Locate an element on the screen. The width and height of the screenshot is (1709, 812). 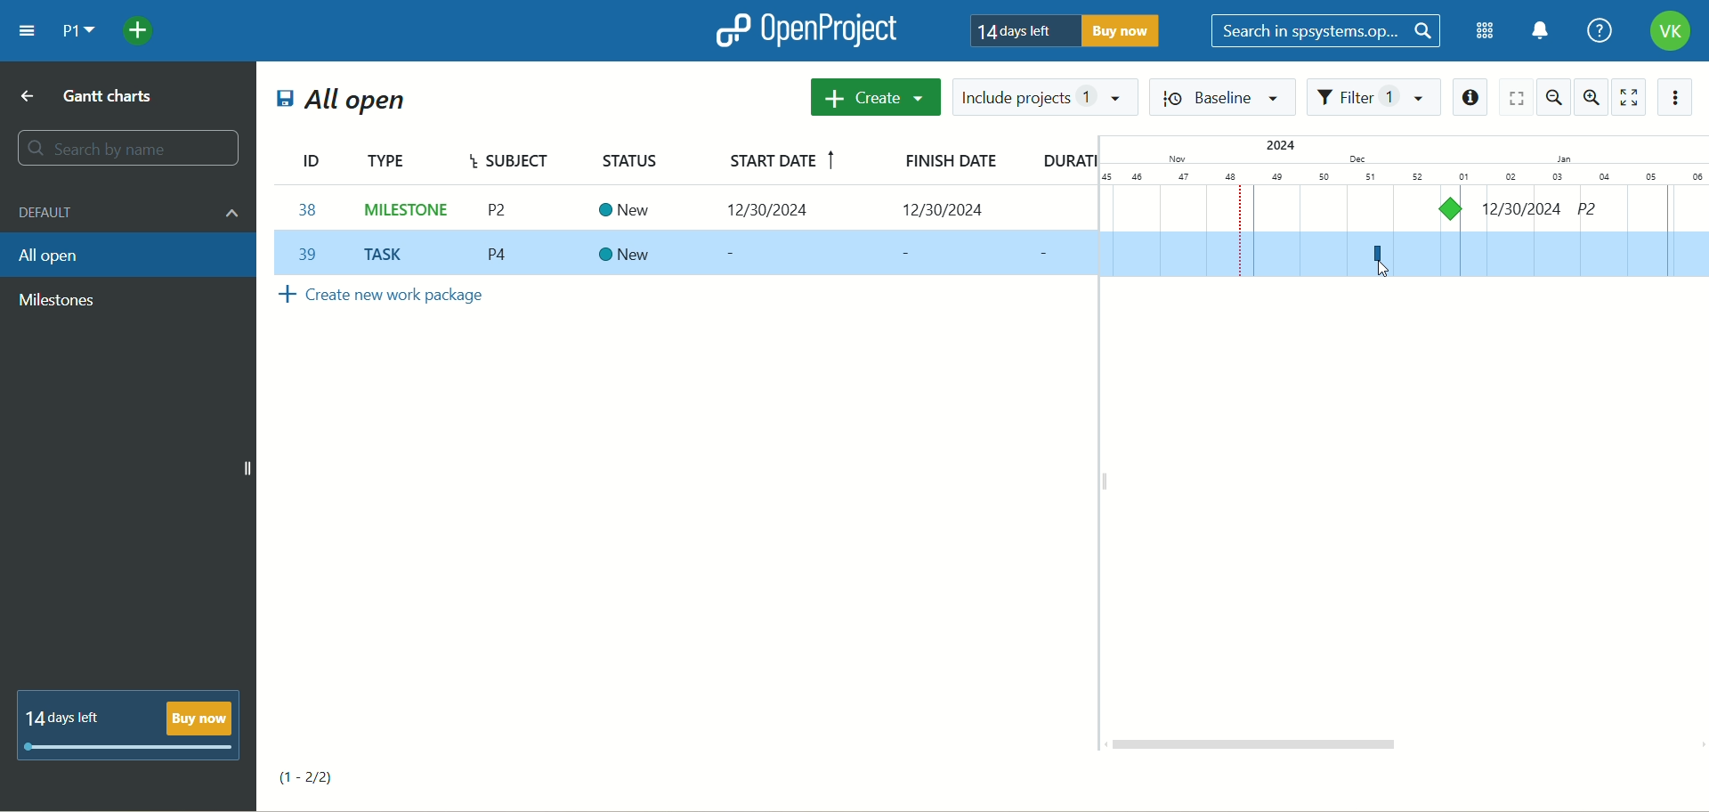
action is located at coordinates (1679, 96).